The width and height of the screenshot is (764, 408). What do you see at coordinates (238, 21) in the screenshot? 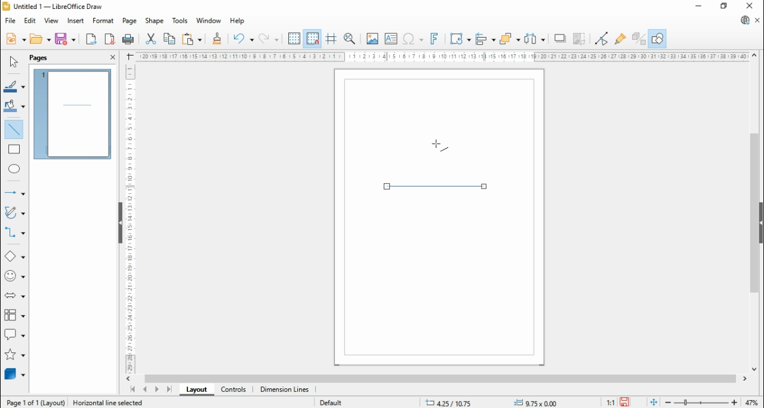
I see `help` at bounding box center [238, 21].